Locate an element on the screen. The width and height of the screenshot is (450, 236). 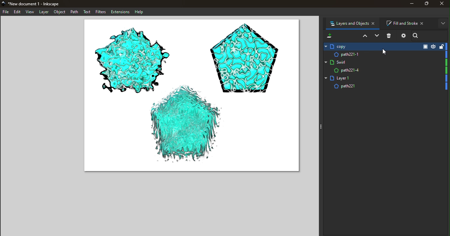
Layer is located at coordinates (45, 13).